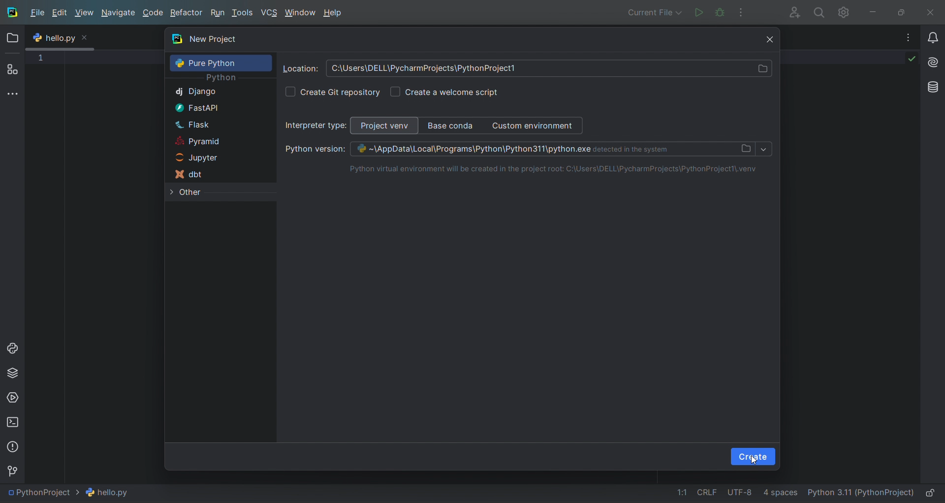  What do you see at coordinates (37, 38) in the screenshot?
I see `python logo` at bounding box center [37, 38].